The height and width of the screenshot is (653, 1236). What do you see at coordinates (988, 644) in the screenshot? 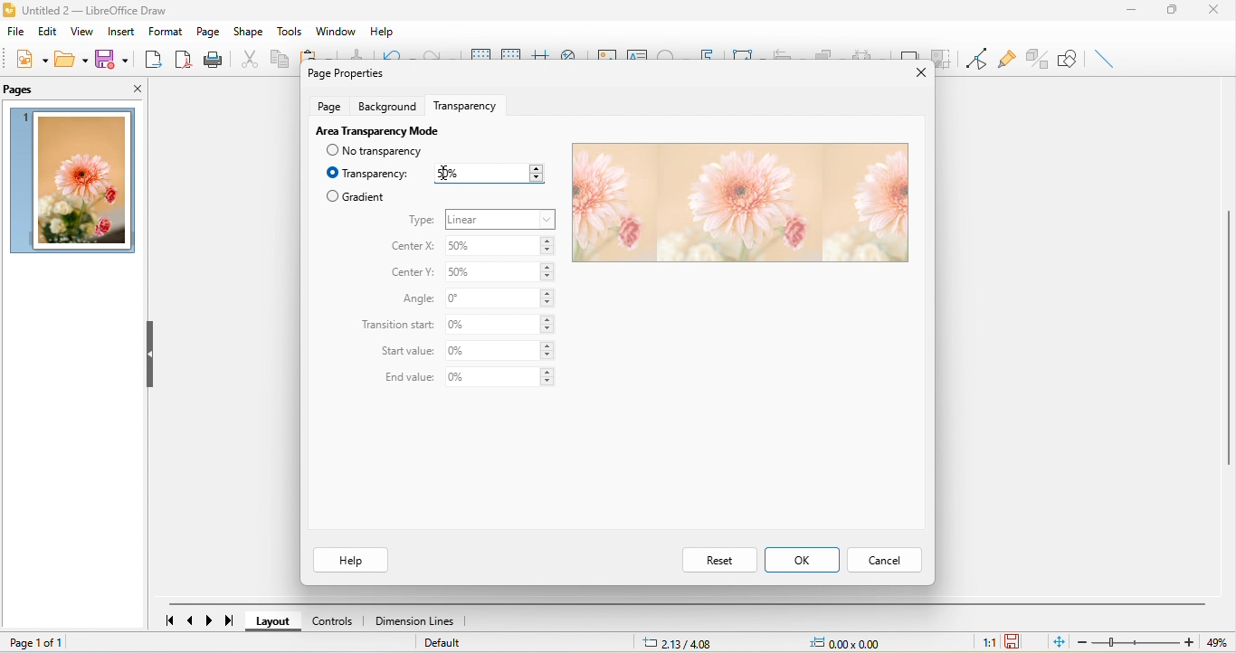
I see `1:1` at bounding box center [988, 644].